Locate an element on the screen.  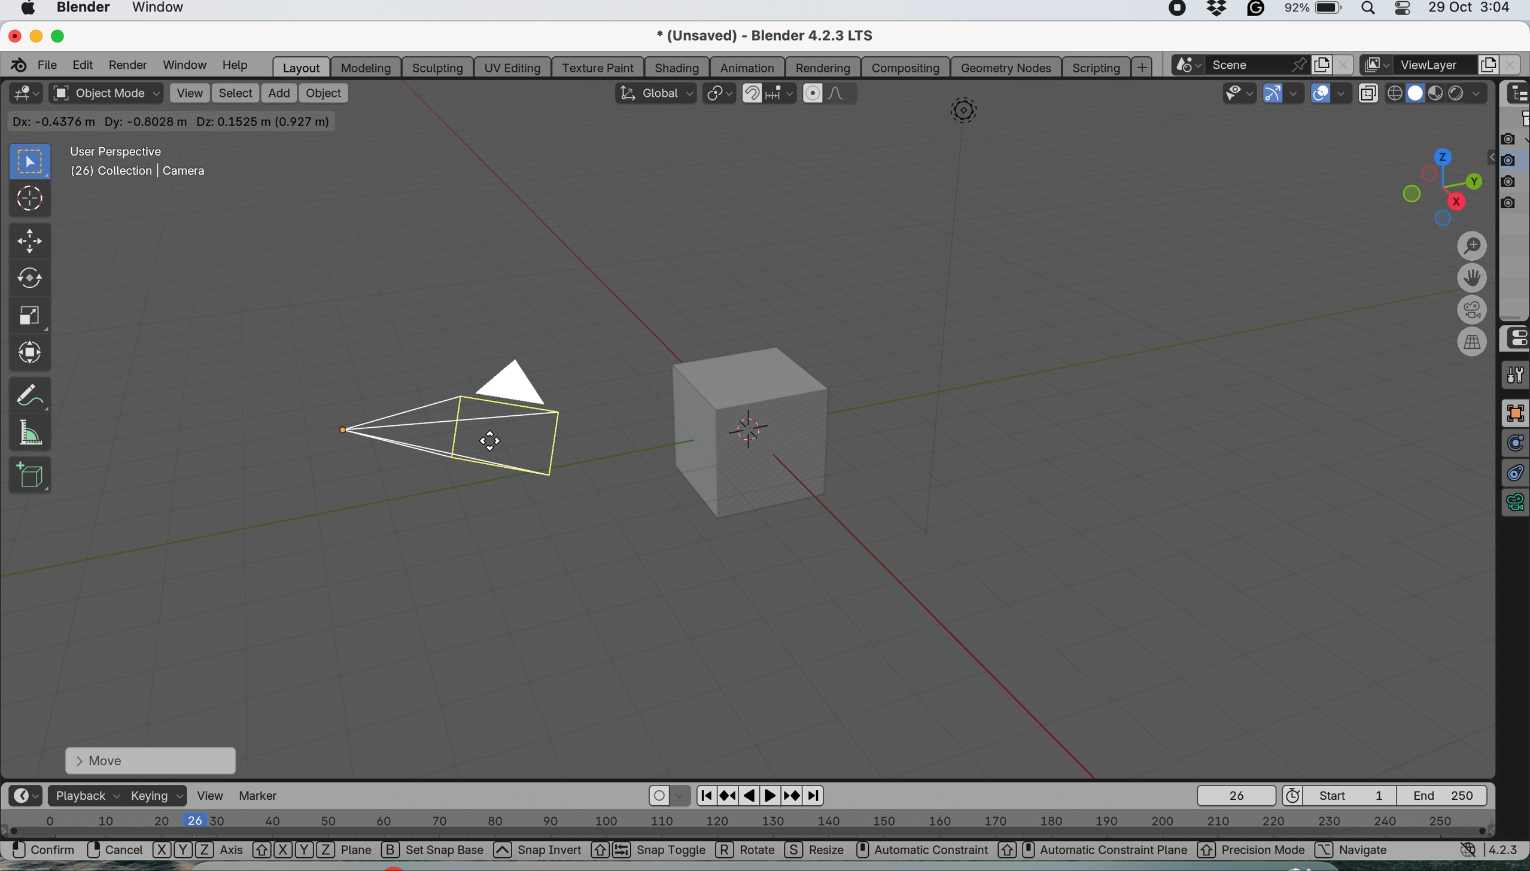
tools is located at coordinates (1514, 375).